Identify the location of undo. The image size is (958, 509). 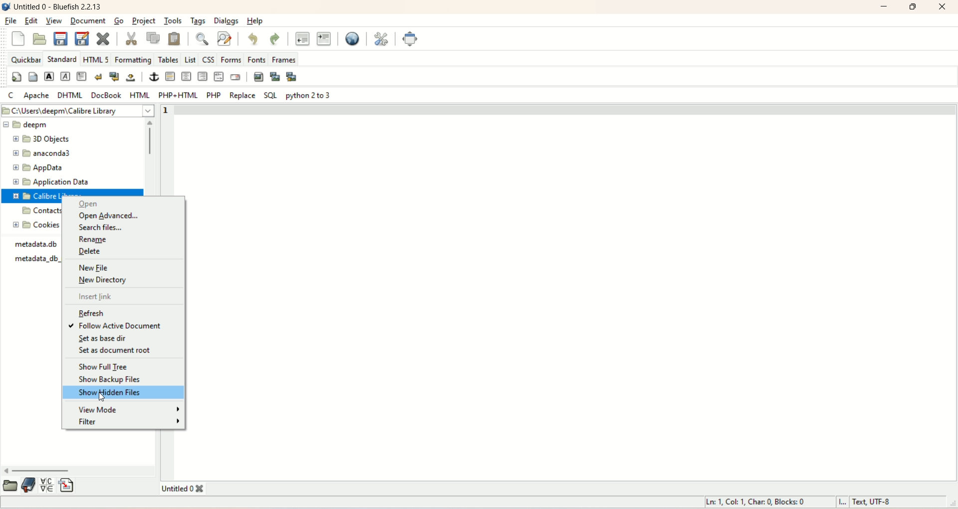
(252, 40).